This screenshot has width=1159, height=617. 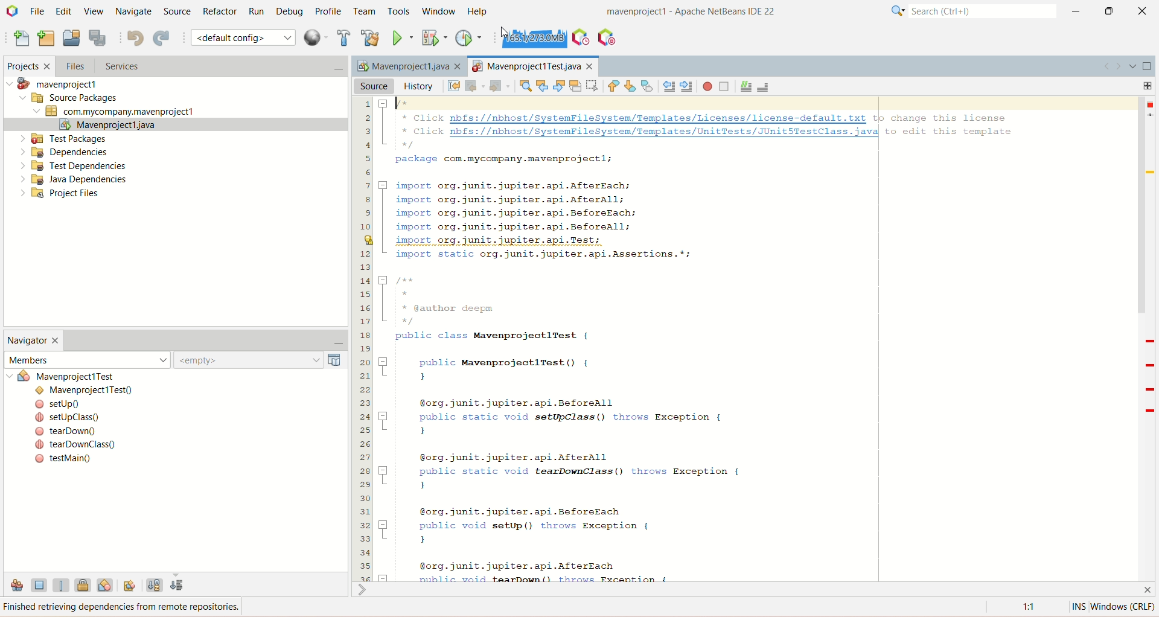 What do you see at coordinates (531, 66) in the screenshot?
I see `project` at bounding box center [531, 66].